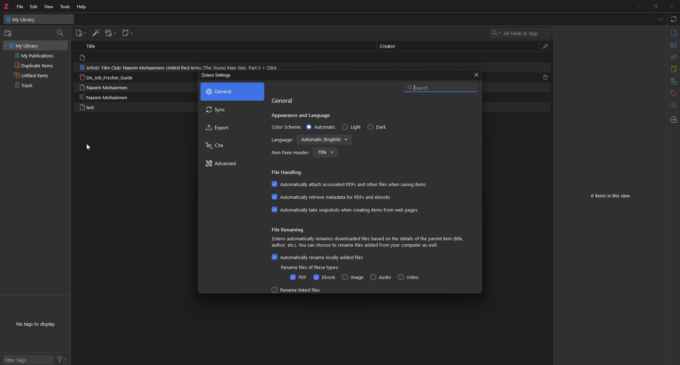 The width and height of the screenshot is (680, 365). Describe the element at coordinates (381, 277) in the screenshot. I see `audio` at that location.